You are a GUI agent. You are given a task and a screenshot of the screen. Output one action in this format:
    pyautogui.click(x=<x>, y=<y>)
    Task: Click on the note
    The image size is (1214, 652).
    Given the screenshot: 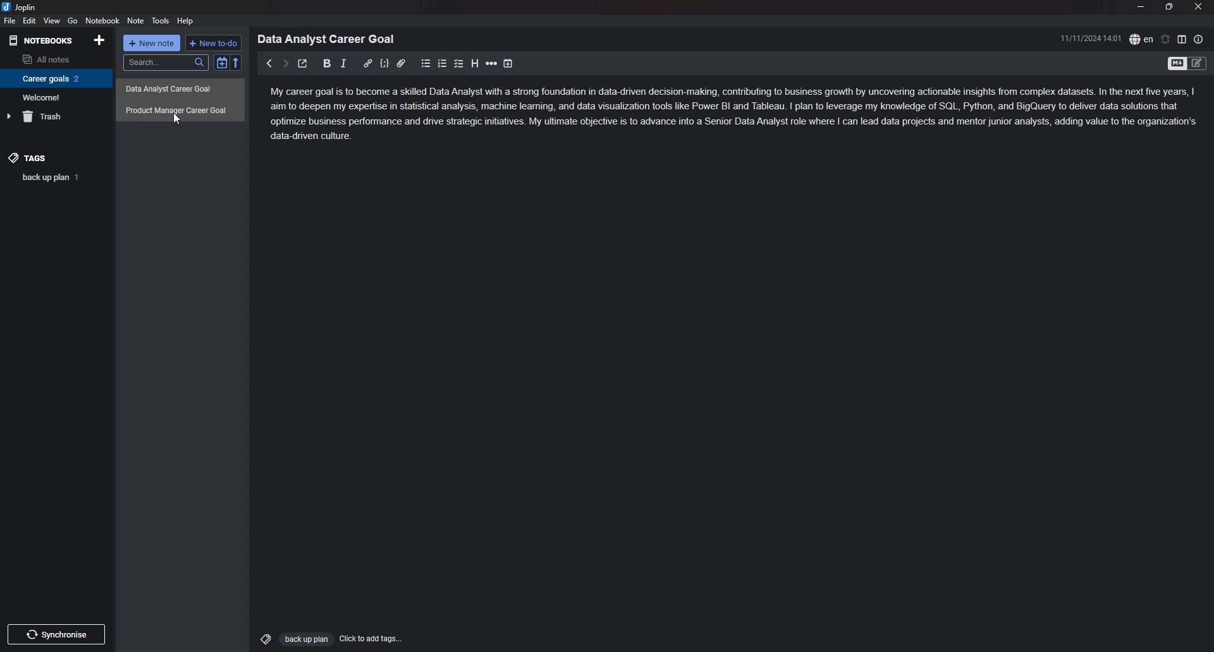 What is the action you would take?
    pyautogui.click(x=137, y=20)
    